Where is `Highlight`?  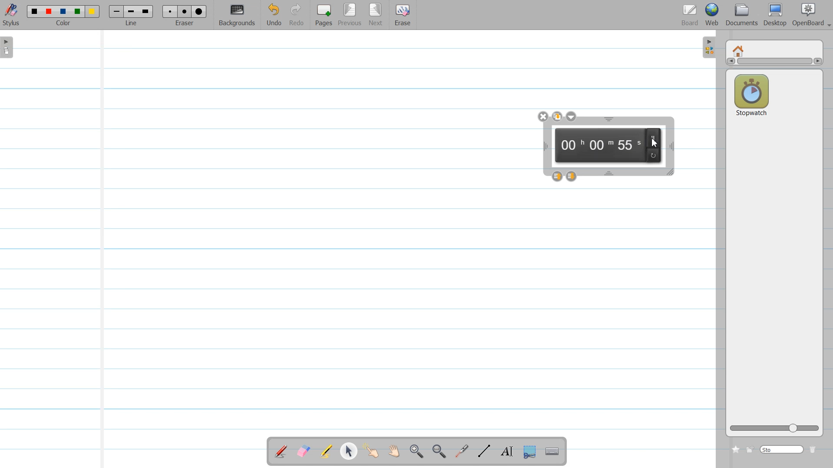 Highlight is located at coordinates (326, 451).